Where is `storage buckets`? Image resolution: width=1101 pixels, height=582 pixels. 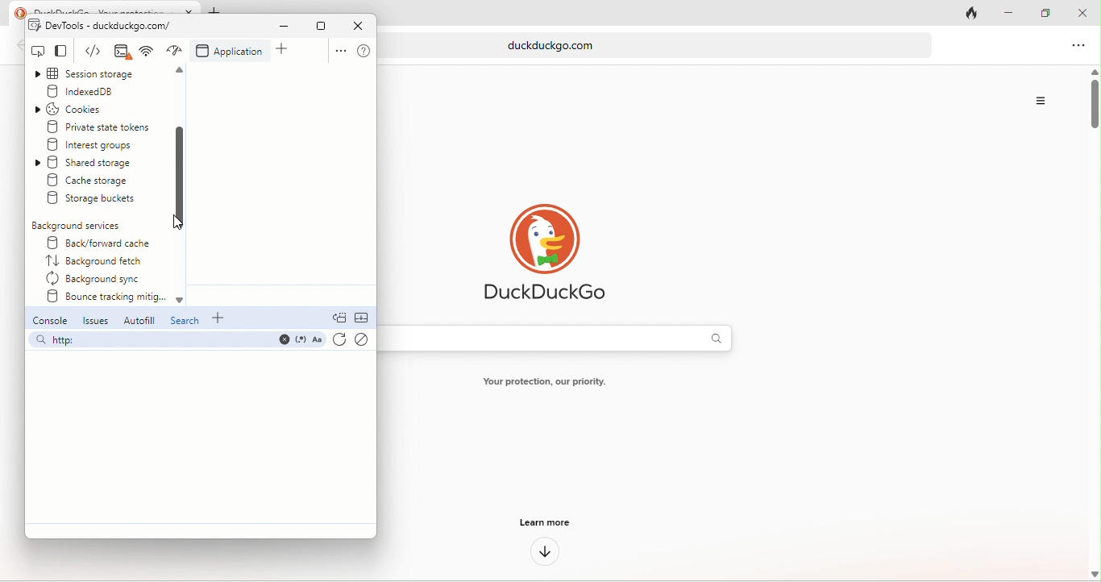 storage buckets is located at coordinates (94, 200).